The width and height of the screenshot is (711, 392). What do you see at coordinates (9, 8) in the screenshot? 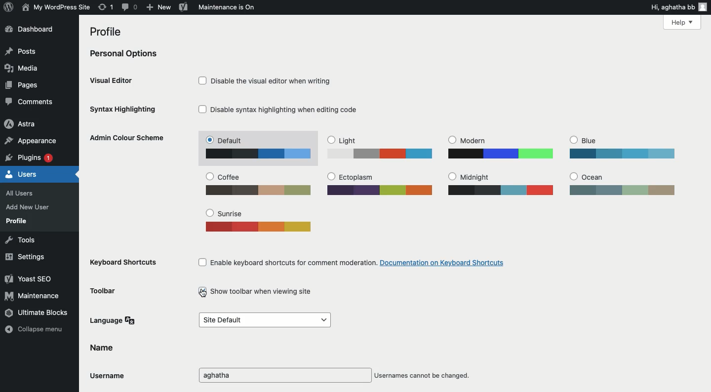
I see `Logo` at bounding box center [9, 8].